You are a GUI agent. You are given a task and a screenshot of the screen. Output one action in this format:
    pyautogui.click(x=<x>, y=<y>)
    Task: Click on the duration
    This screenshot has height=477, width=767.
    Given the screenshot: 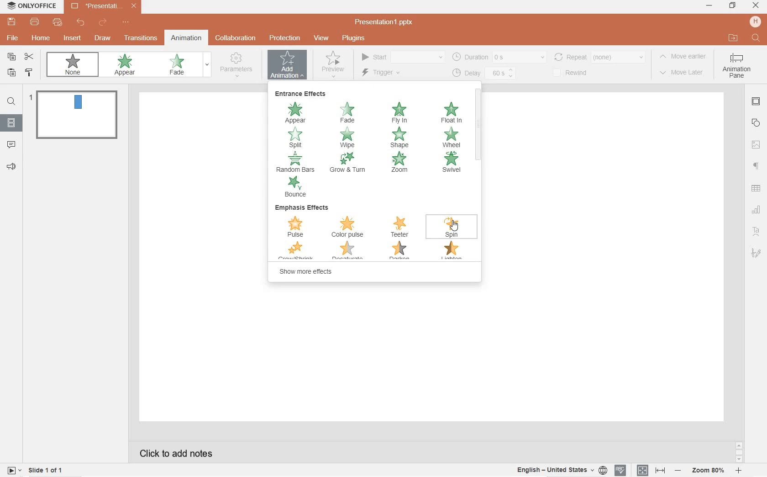 What is the action you would take?
    pyautogui.click(x=499, y=57)
    